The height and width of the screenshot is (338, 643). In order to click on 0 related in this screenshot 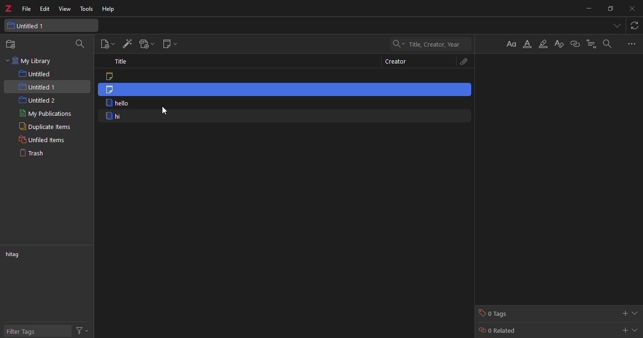, I will do `click(496, 329)`.